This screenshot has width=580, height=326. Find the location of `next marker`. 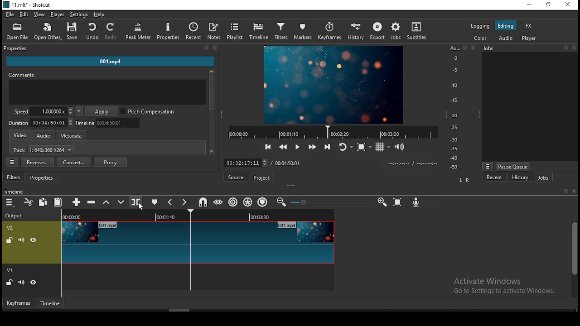

next marker is located at coordinates (184, 203).